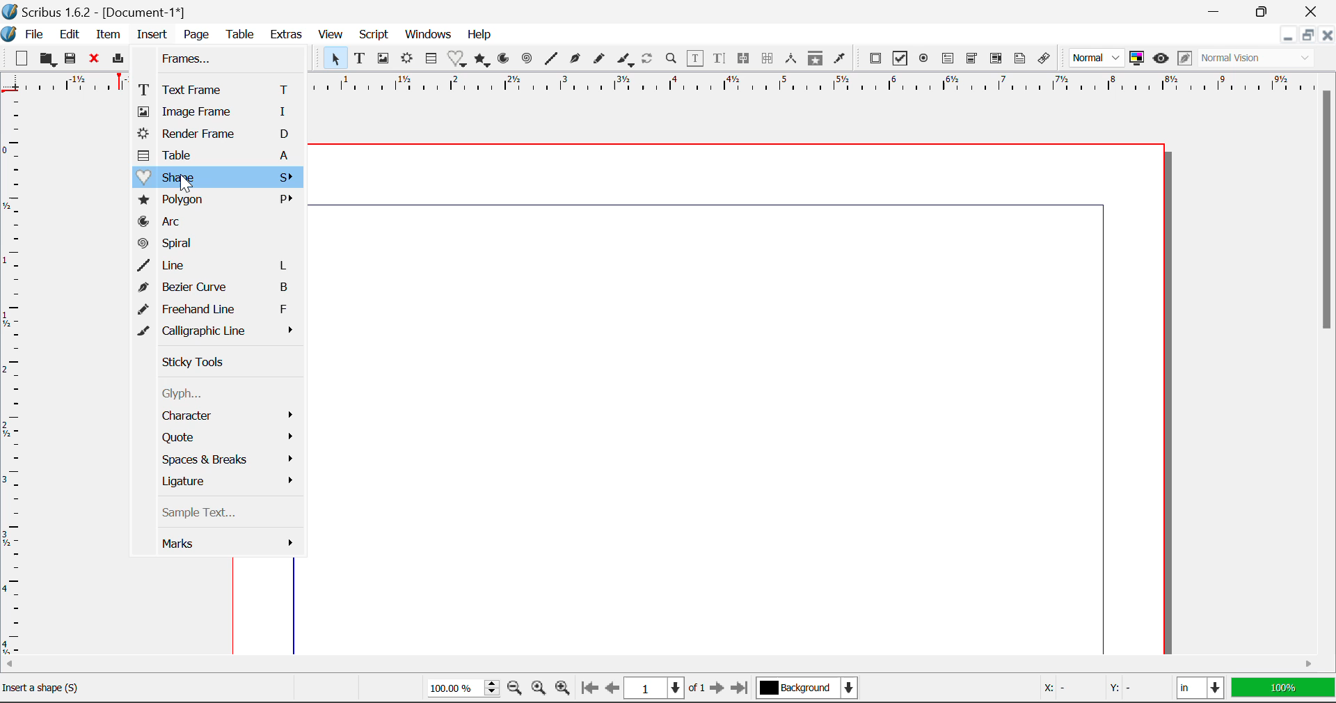 The width and height of the screenshot is (1336, 703). What do you see at coordinates (218, 362) in the screenshot?
I see `Sticky Tools` at bounding box center [218, 362].